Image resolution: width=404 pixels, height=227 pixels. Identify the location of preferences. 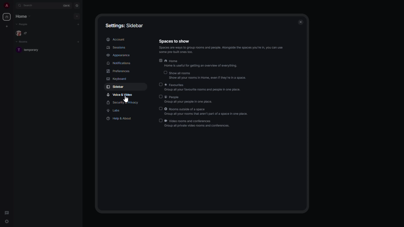
(119, 72).